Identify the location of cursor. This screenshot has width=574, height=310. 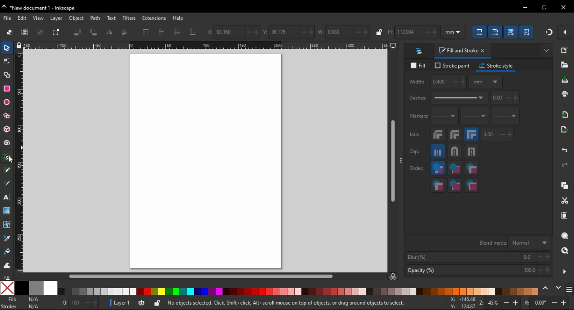
(15, 162).